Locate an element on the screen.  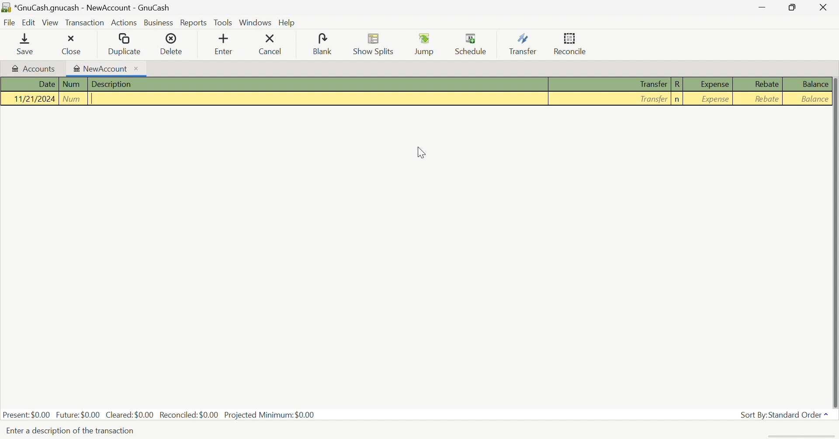
Future: $0.00 is located at coordinates (78, 415).